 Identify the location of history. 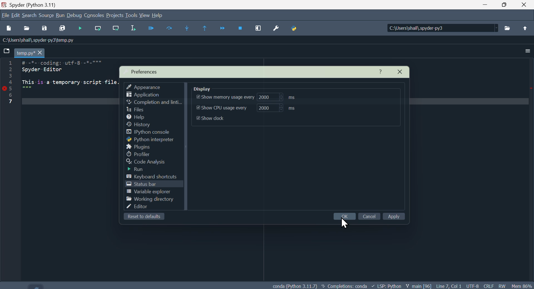
(142, 124).